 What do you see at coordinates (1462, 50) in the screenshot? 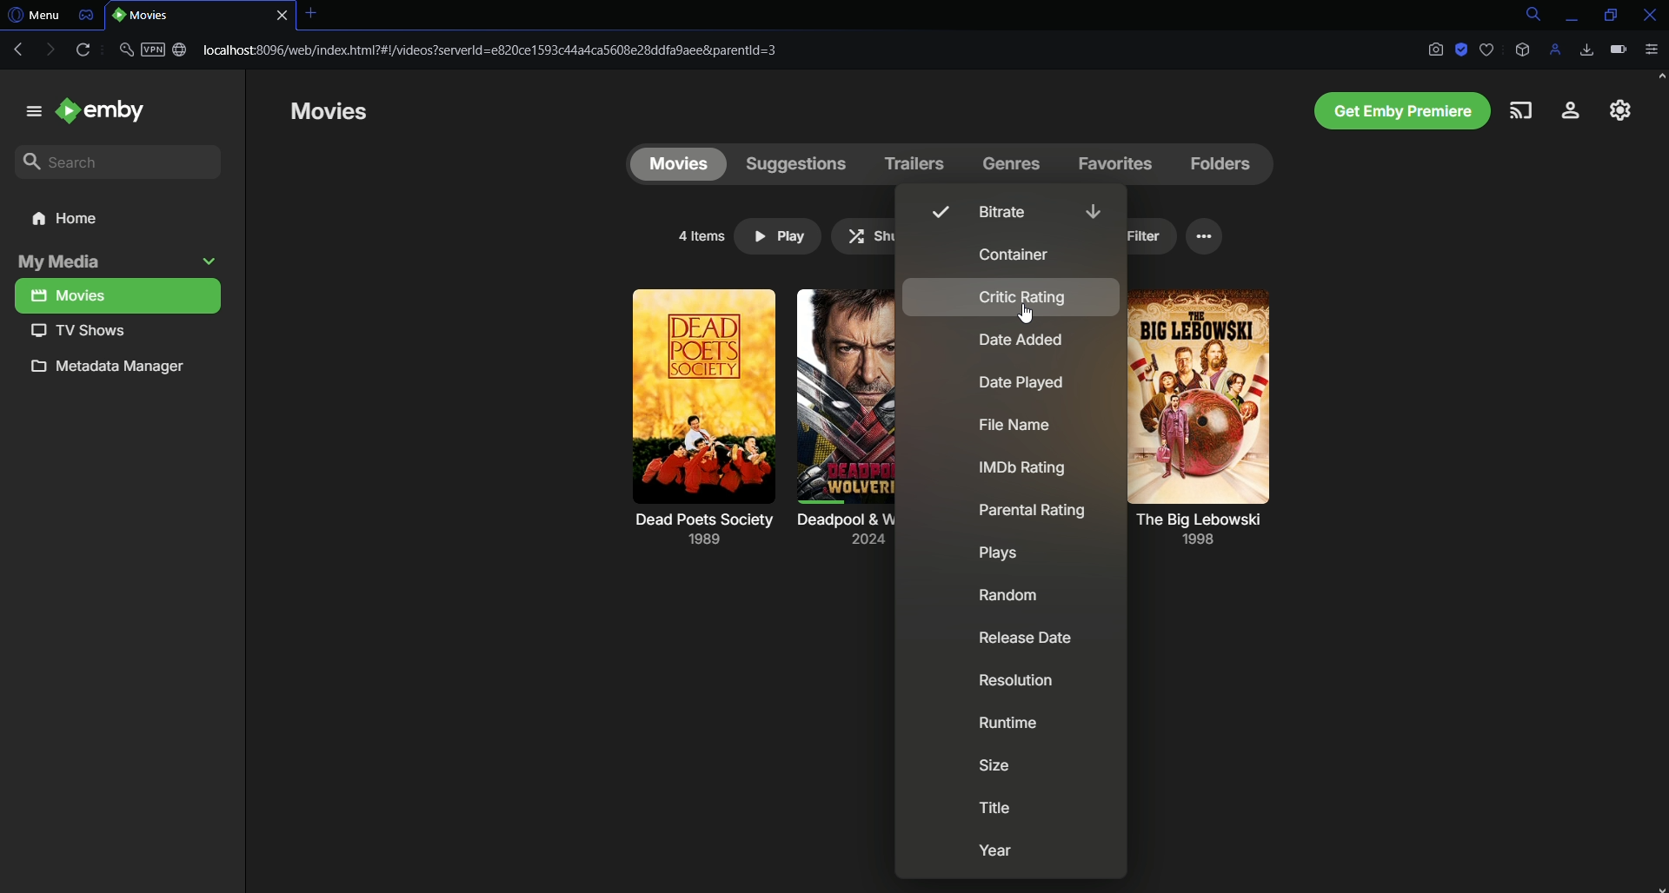
I see `Adblock` at bounding box center [1462, 50].